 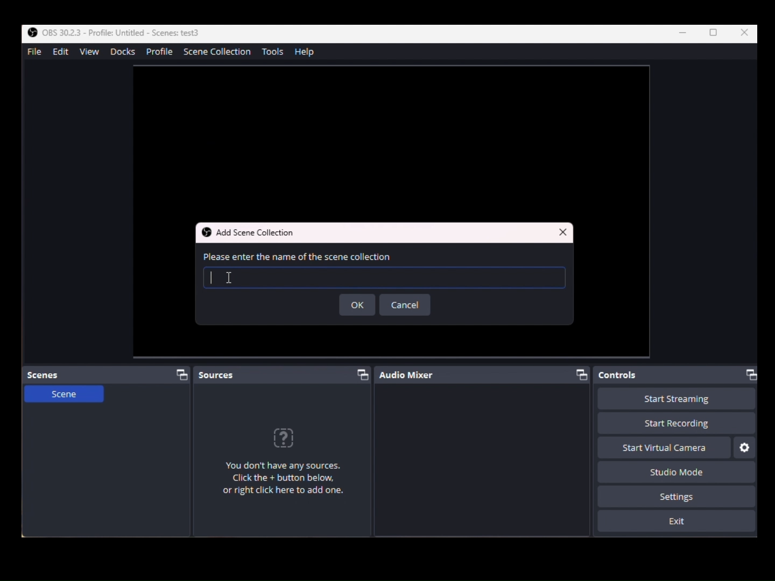 I want to click on Scene, so click(x=63, y=398).